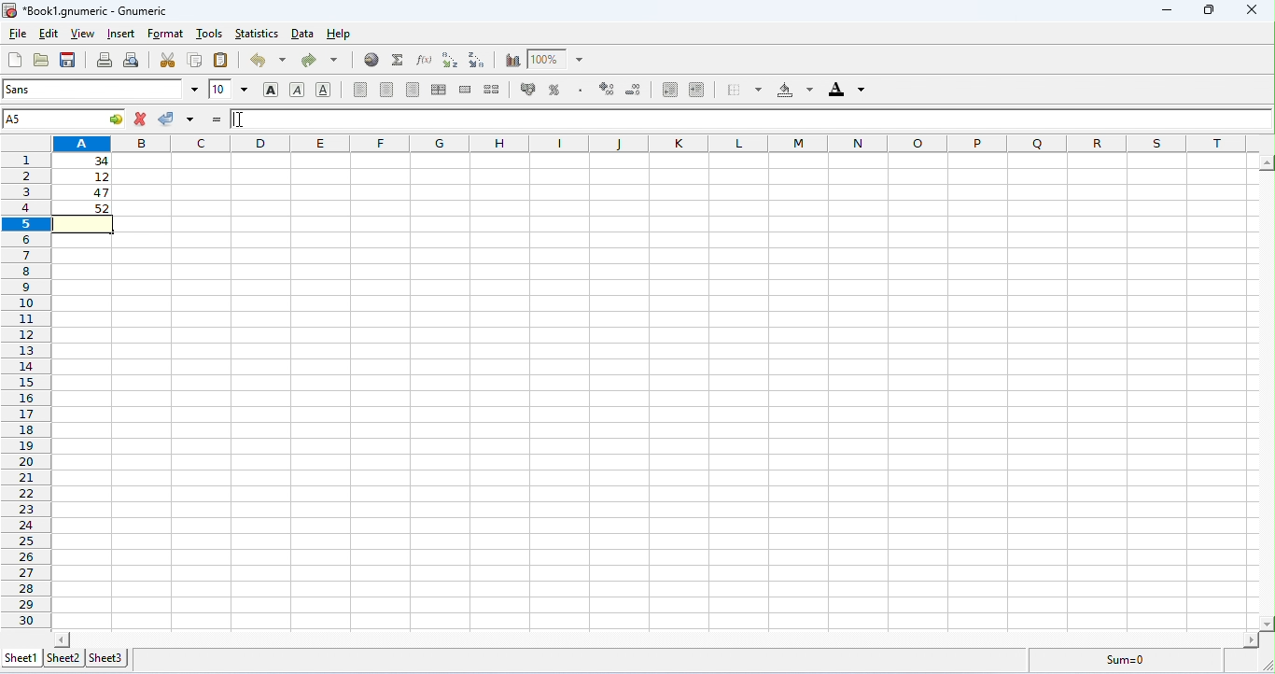 The width and height of the screenshot is (1275, 674). I want to click on tools, so click(210, 33).